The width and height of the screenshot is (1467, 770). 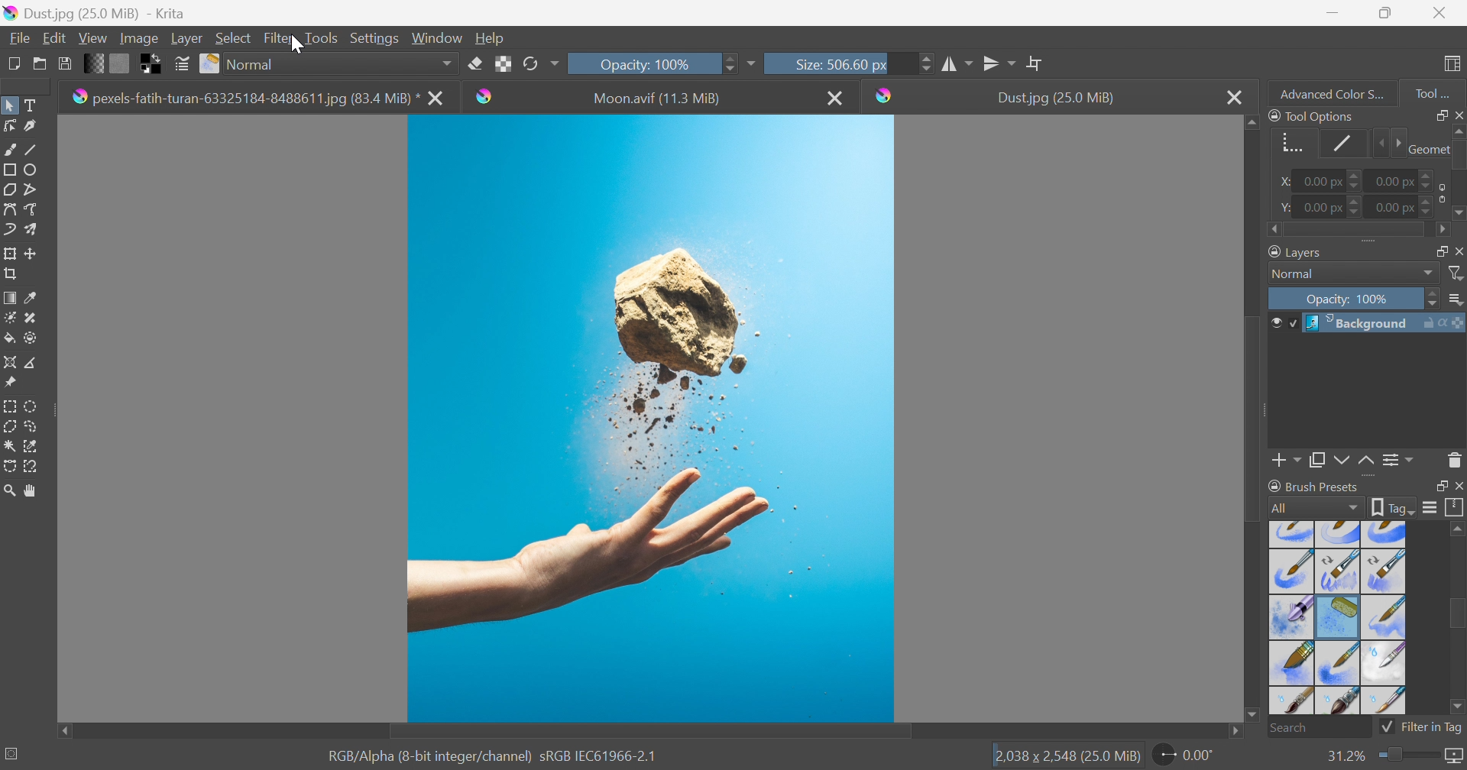 I want to click on Help, so click(x=491, y=37).